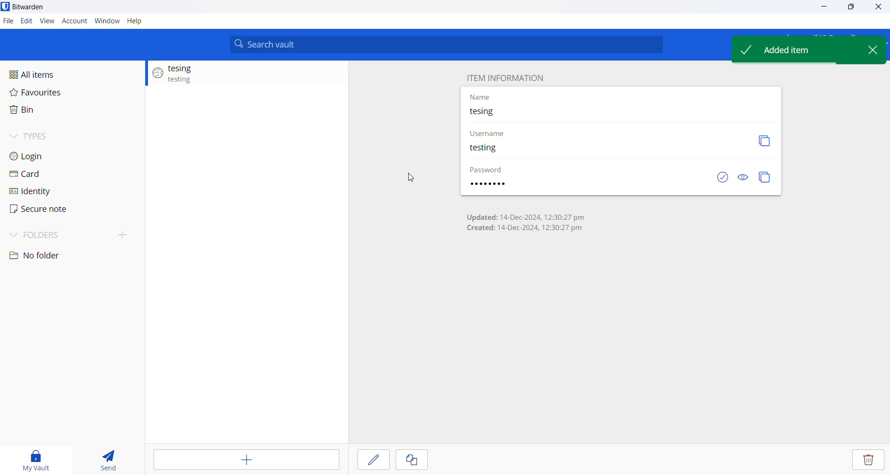 Image resolution: width=890 pixels, height=475 pixels. What do you see at coordinates (52, 191) in the screenshot?
I see `identity` at bounding box center [52, 191].